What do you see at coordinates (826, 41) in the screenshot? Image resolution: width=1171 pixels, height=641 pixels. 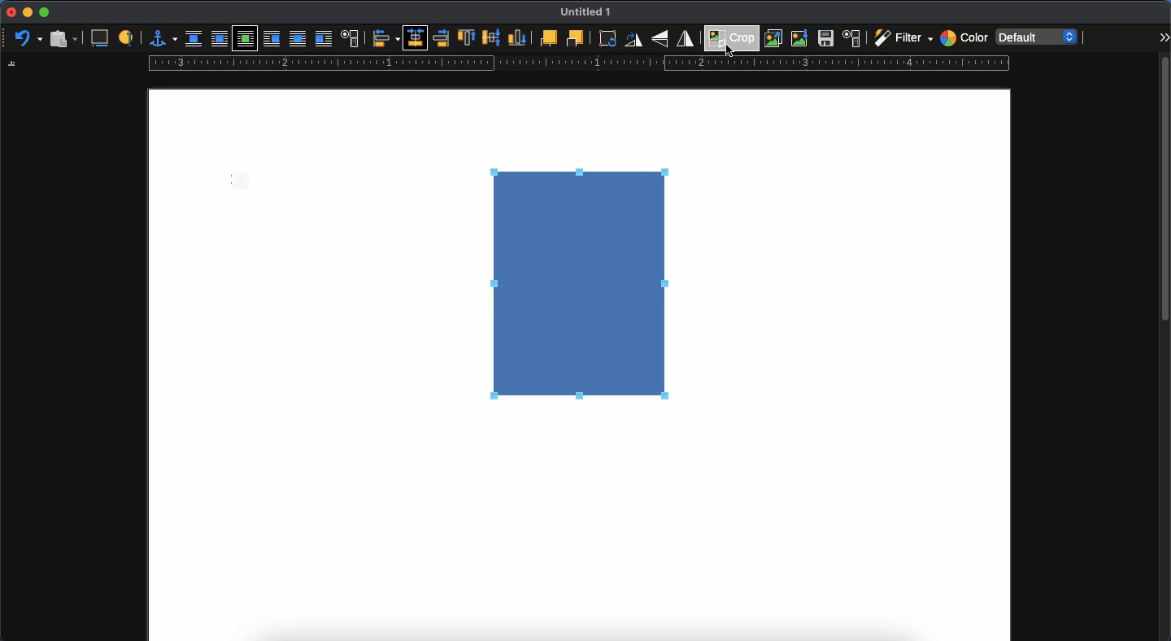 I see `save` at bounding box center [826, 41].